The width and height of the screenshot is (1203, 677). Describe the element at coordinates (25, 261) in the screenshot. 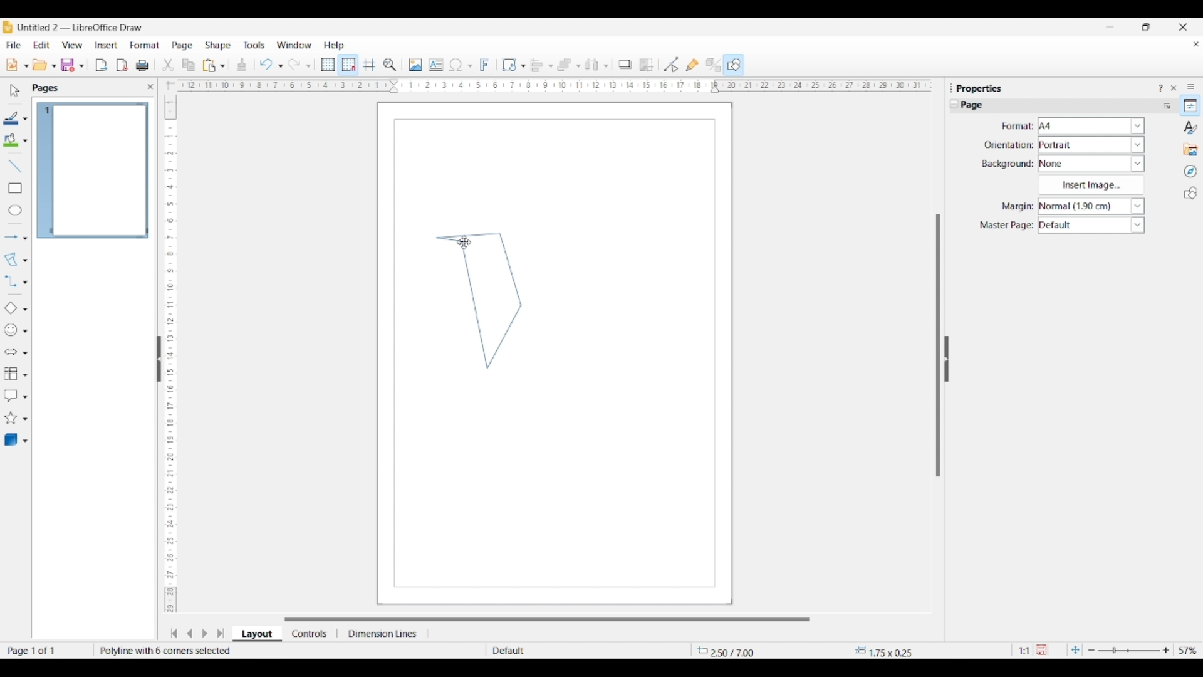

I see `Curve and polygon options` at that location.